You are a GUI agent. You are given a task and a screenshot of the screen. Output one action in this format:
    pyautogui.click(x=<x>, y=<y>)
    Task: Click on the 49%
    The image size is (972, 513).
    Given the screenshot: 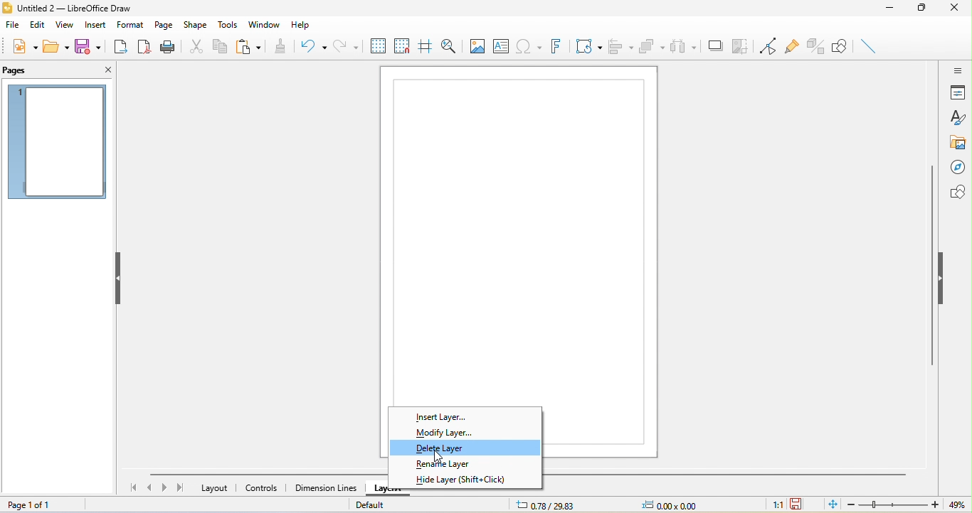 What is the action you would take?
    pyautogui.click(x=958, y=504)
    